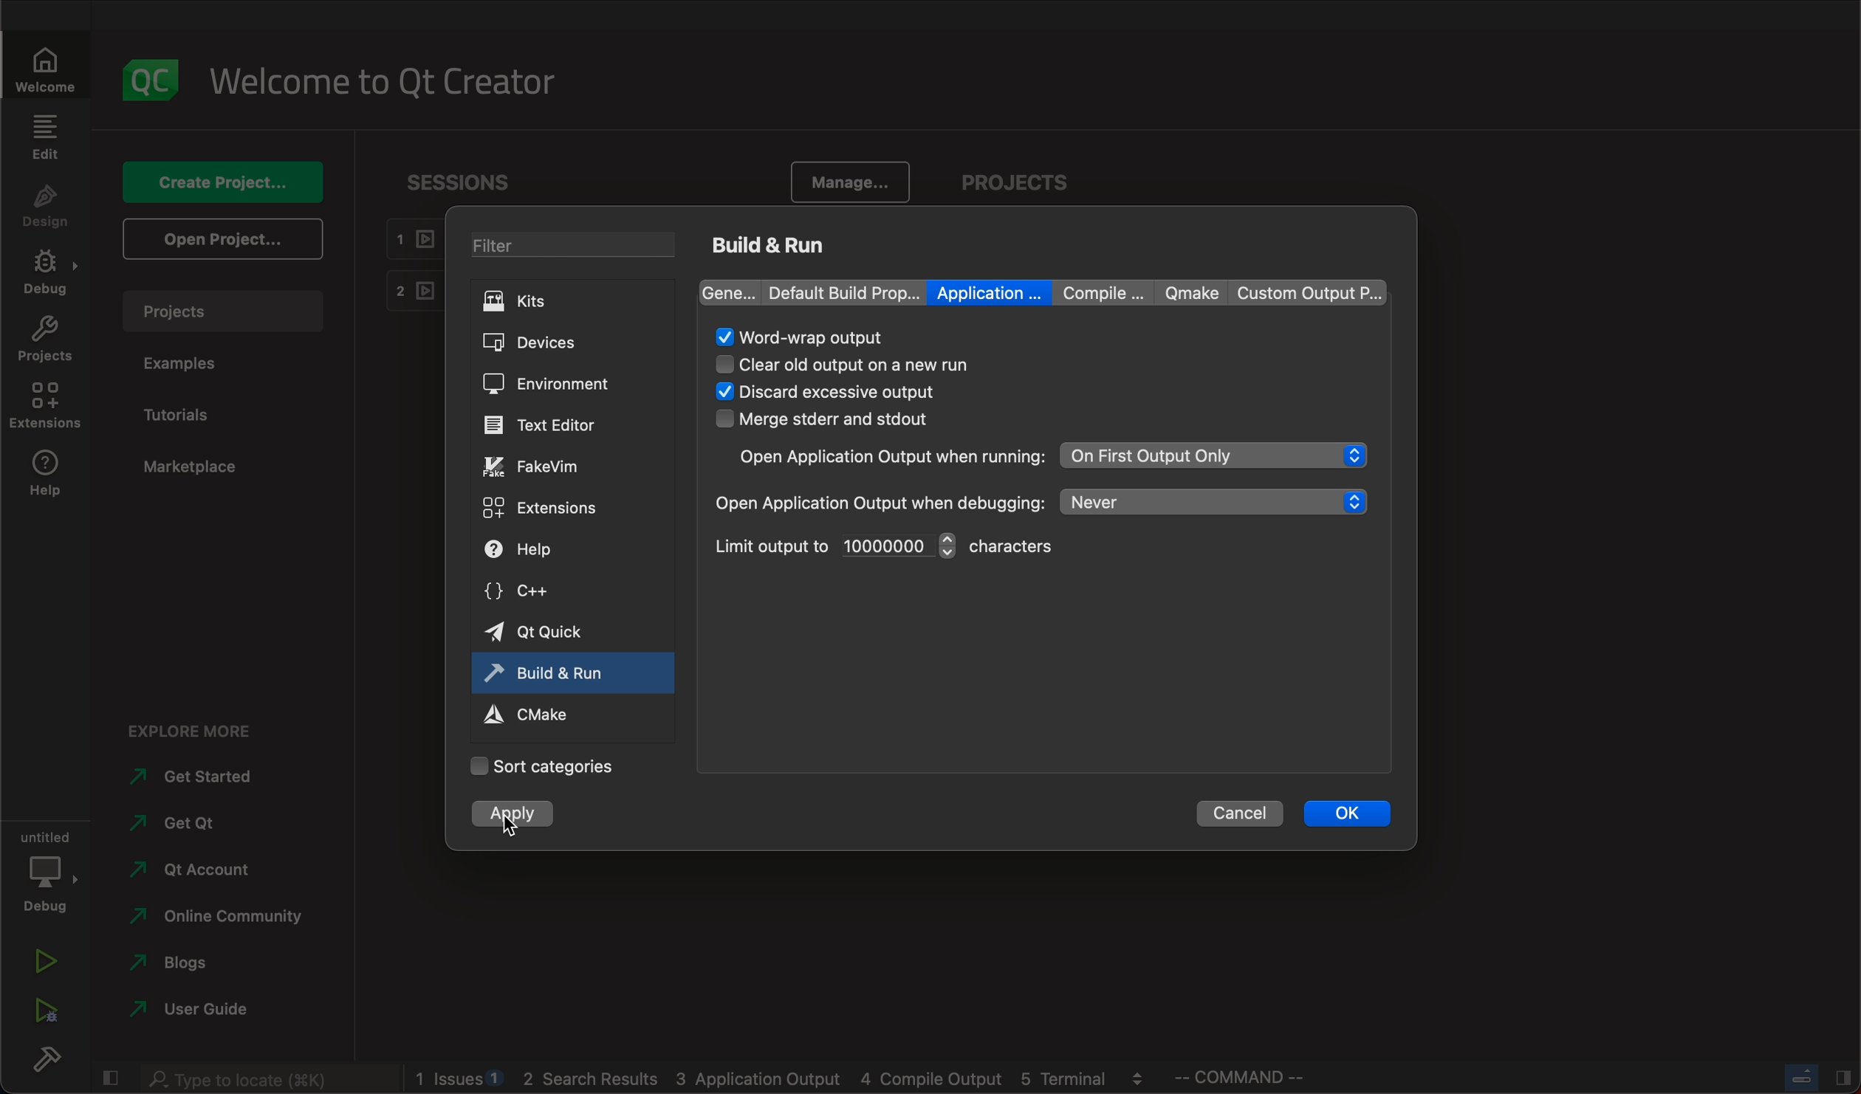 Image resolution: width=1861 pixels, height=1094 pixels. What do you see at coordinates (388, 82) in the screenshot?
I see `welcome` at bounding box center [388, 82].